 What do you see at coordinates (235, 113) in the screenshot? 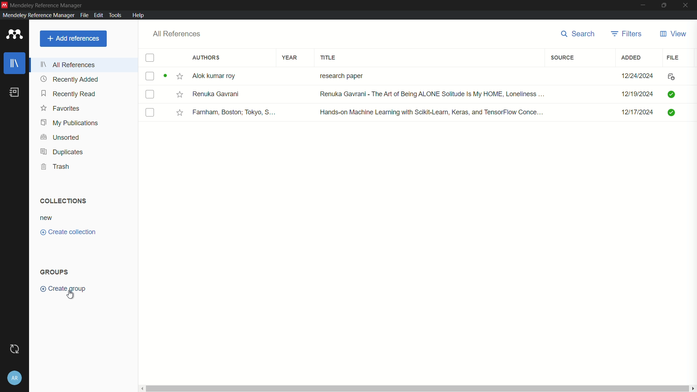
I see `Famhan, Boston` at bounding box center [235, 113].